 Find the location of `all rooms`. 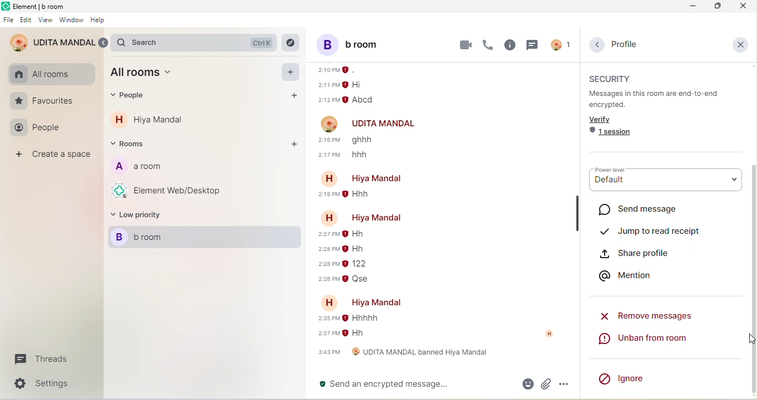

all rooms is located at coordinates (42, 74).